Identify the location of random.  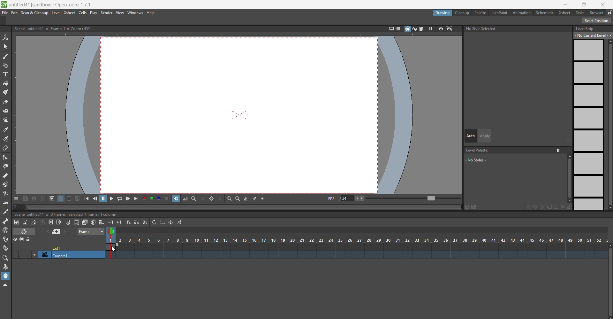
(180, 222).